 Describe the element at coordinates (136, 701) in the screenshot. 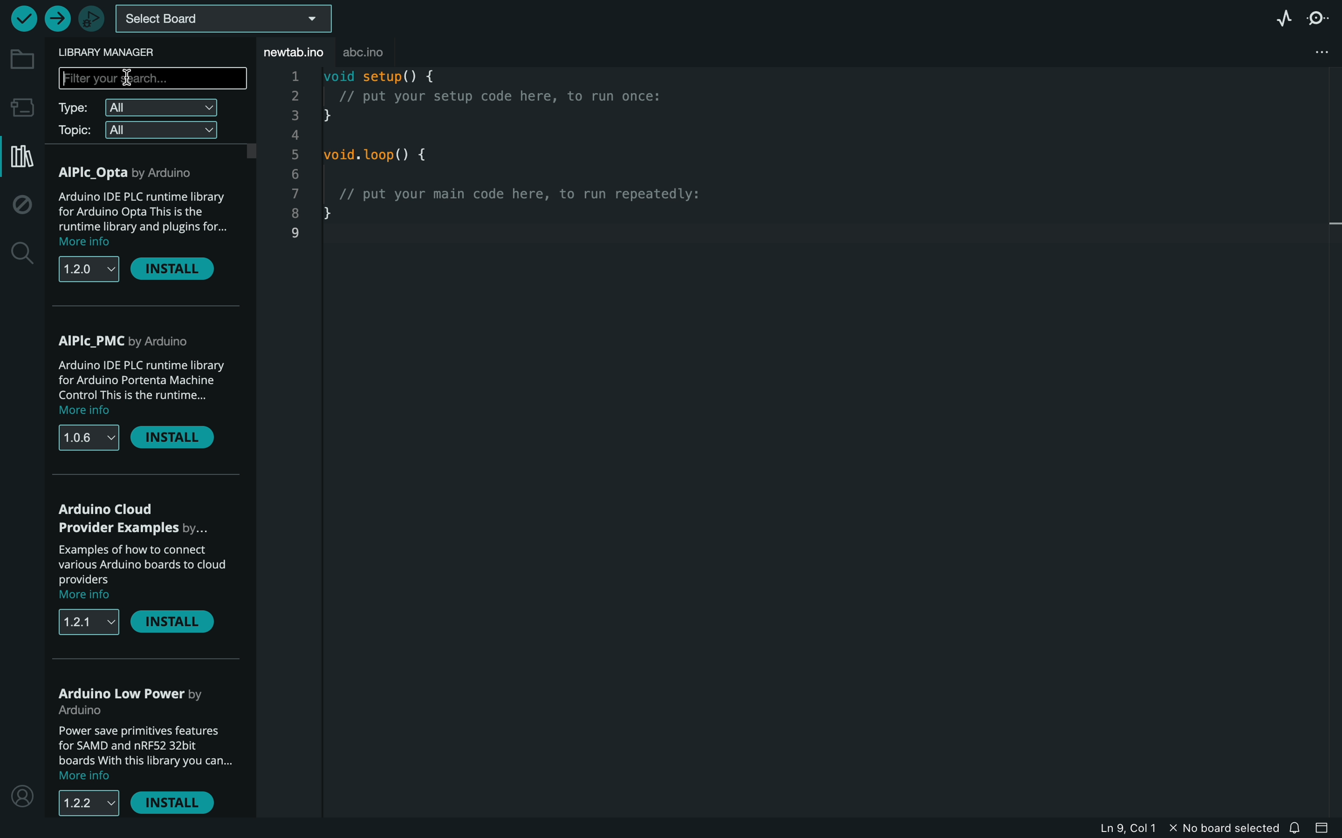

I see `Arduino Low Power` at that location.